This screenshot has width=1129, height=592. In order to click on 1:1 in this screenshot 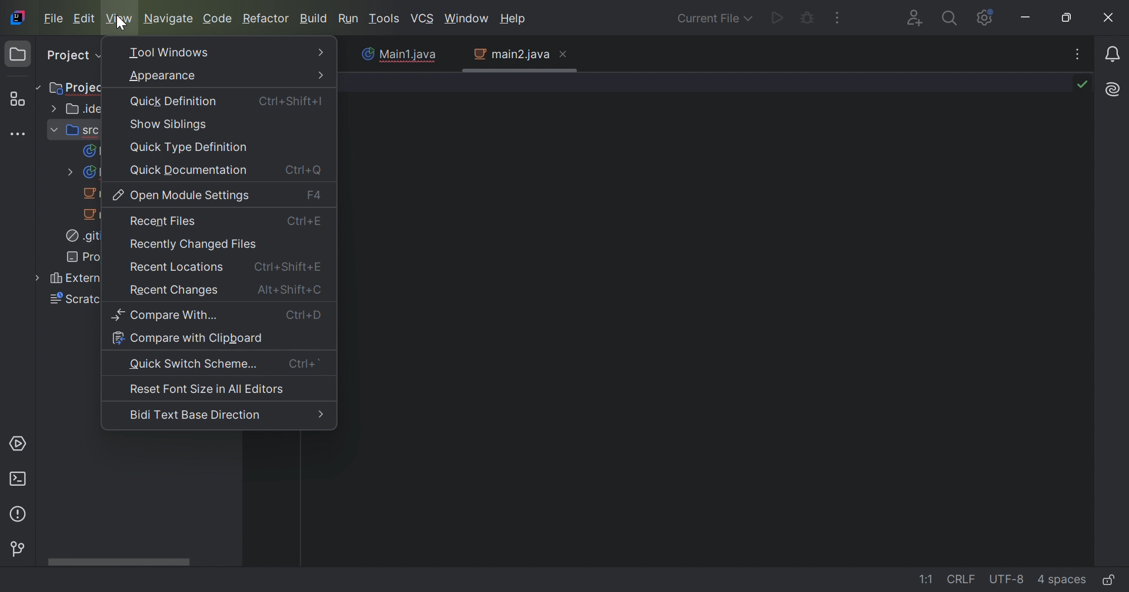, I will do `click(926, 580)`.